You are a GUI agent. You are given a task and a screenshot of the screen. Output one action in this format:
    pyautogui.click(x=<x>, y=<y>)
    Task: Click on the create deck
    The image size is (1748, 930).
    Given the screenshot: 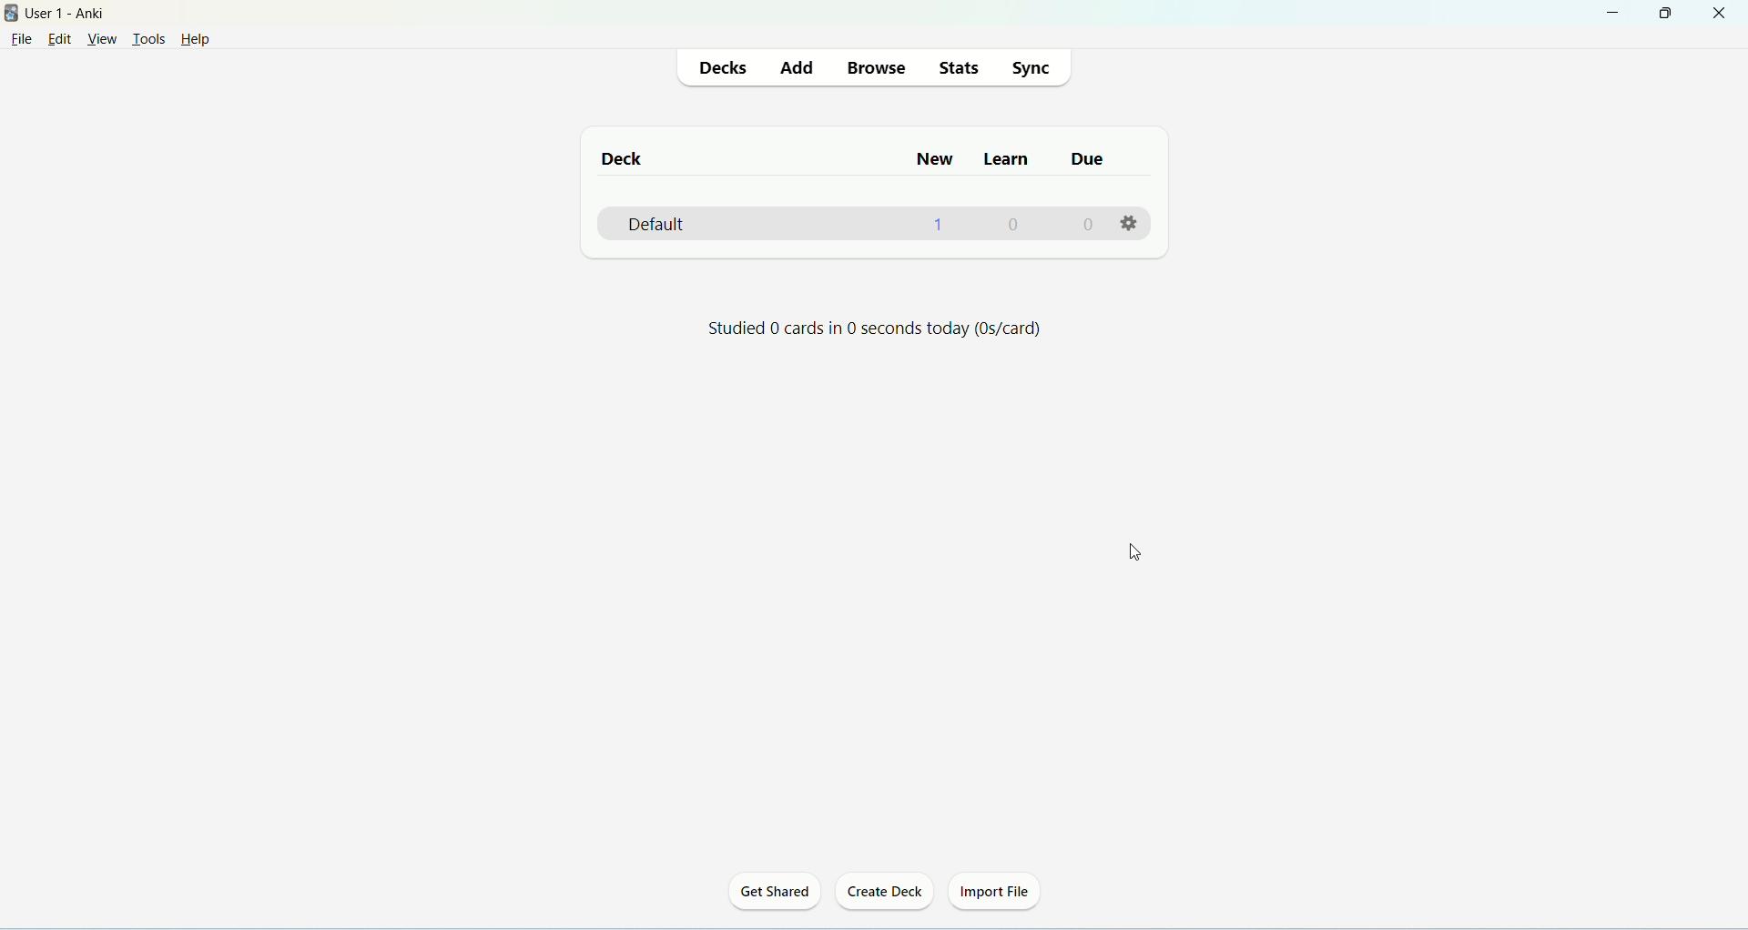 What is the action you would take?
    pyautogui.click(x=884, y=891)
    